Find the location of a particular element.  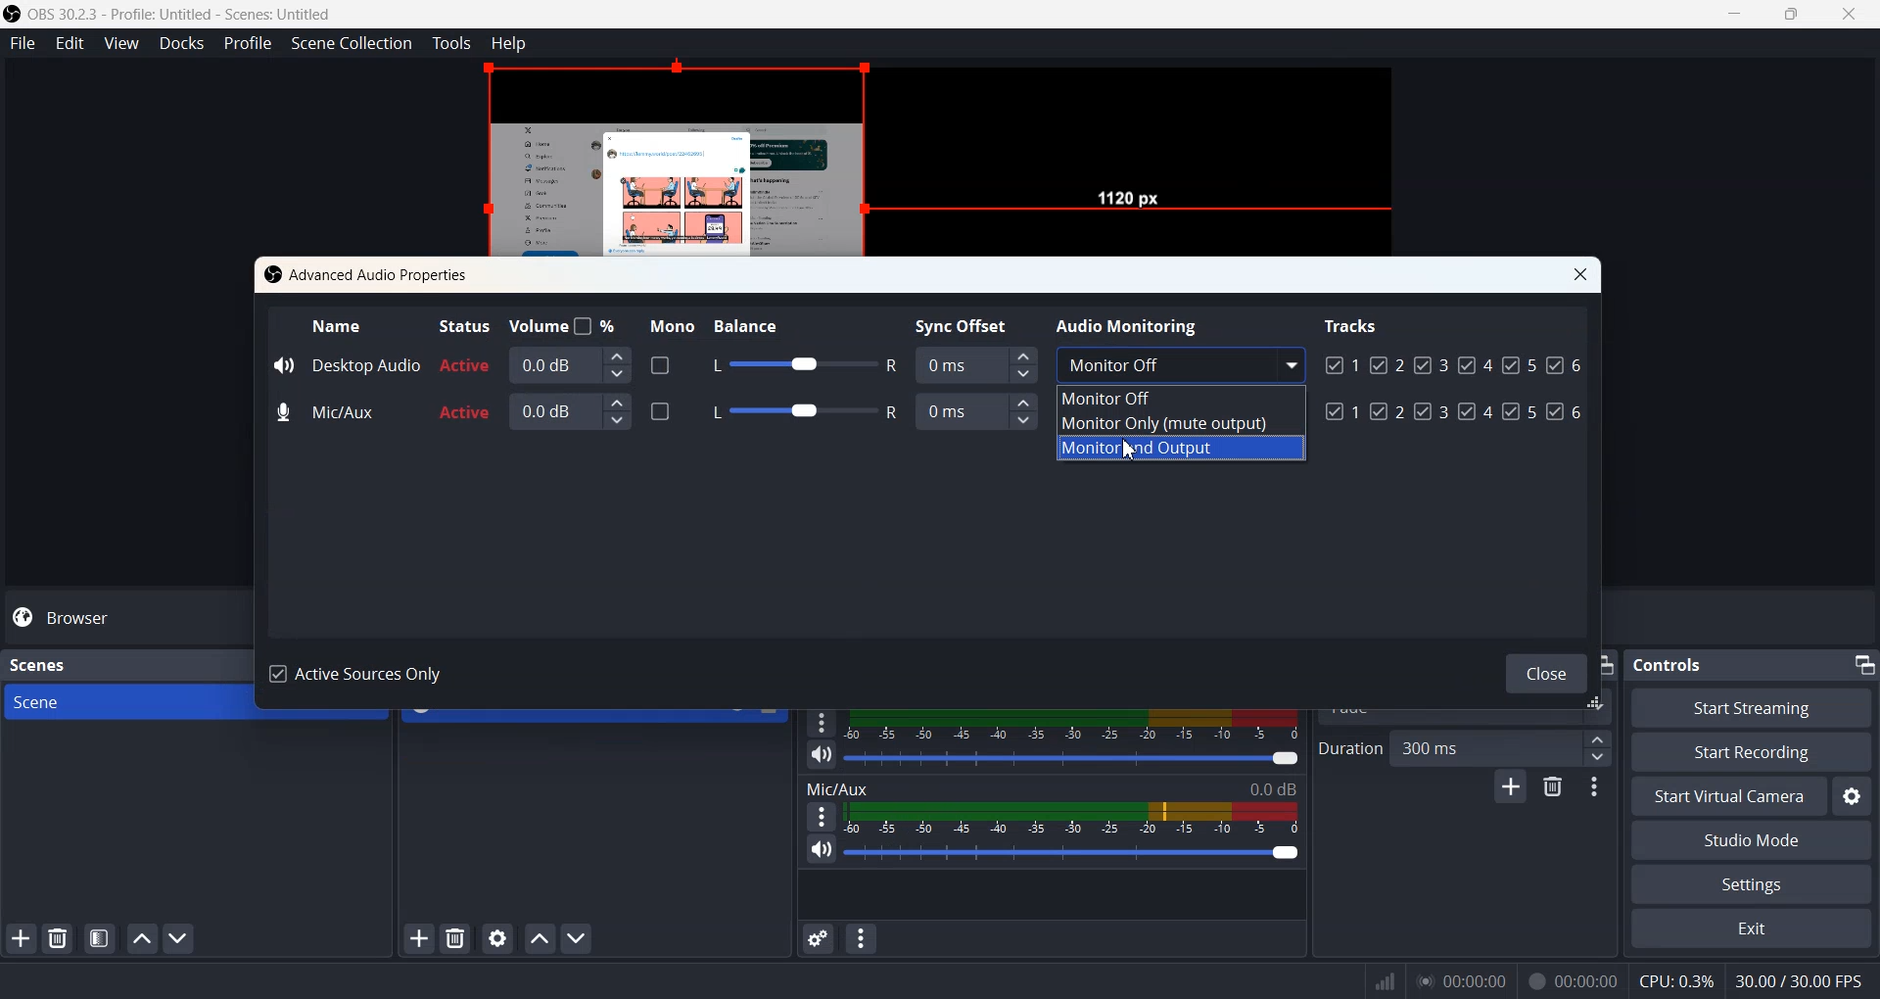

Delete selected sources is located at coordinates (458, 938).